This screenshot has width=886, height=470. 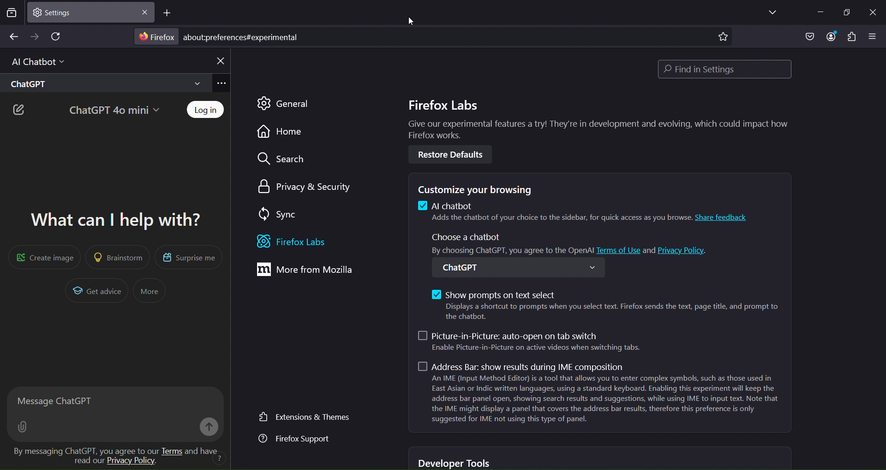 What do you see at coordinates (872, 11) in the screenshot?
I see `close` at bounding box center [872, 11].